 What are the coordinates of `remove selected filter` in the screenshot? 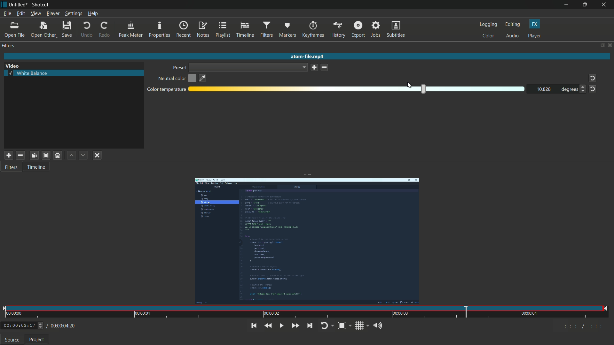 It's located at (20, 156).